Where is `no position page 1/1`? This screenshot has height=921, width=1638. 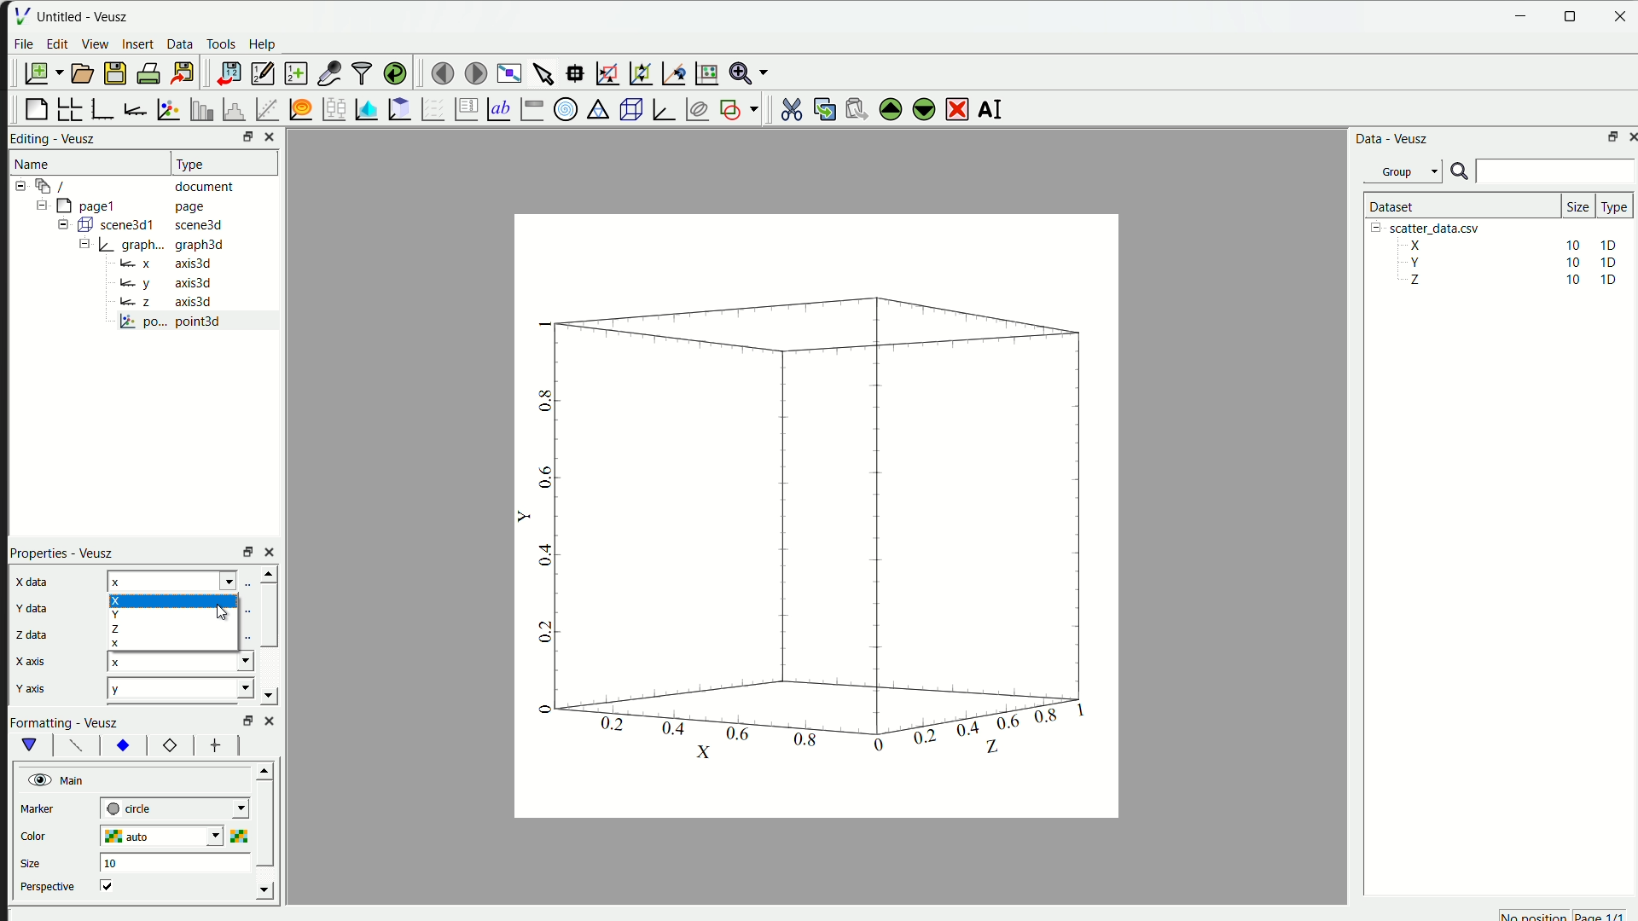
no position page 1/1 is located at coordinates (1567, 913).